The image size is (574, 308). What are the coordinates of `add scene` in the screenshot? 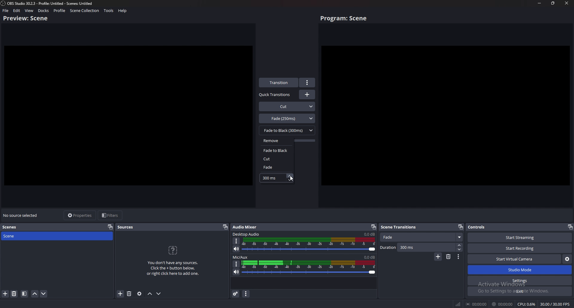 It's located at (5, 294).